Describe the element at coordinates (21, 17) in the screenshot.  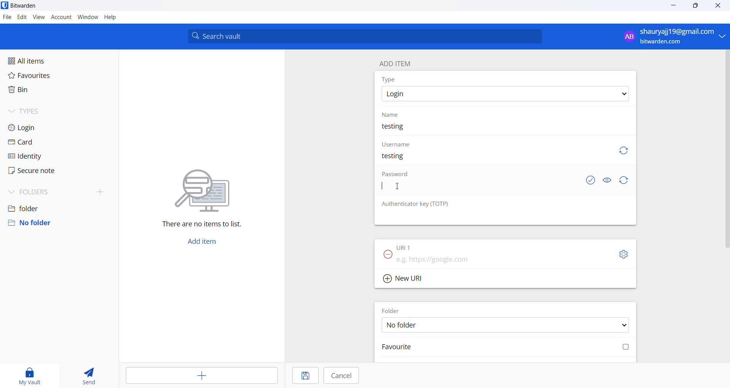
I see `edit` at that location.